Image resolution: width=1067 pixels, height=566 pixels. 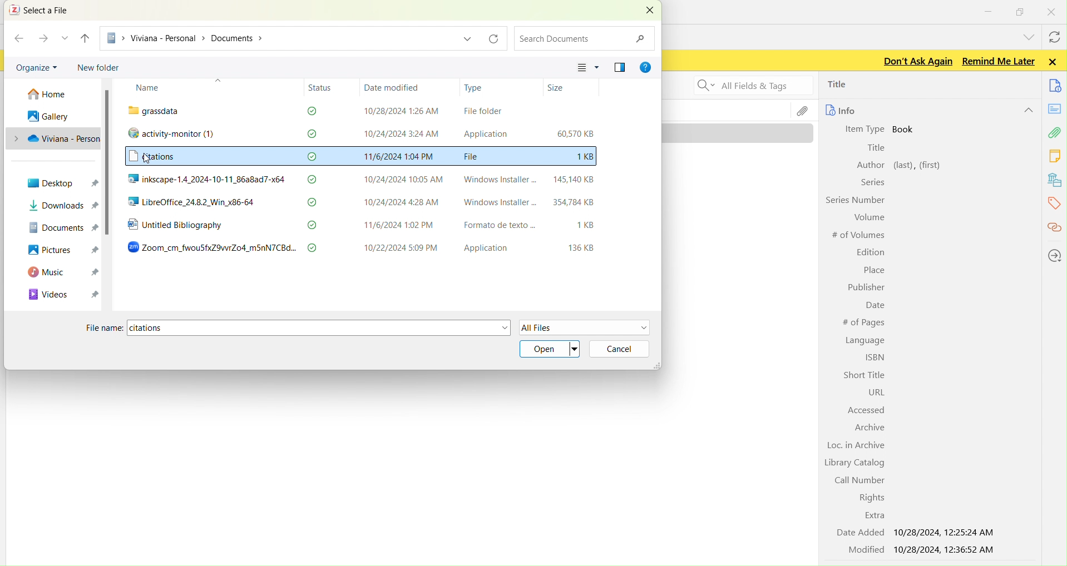 I want to click on CLOSE, so click(x=648, y=12).